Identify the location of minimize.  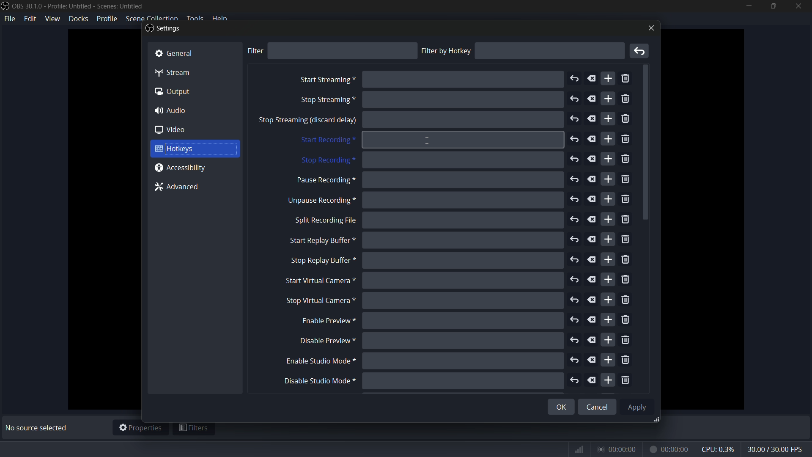
(749, 6).